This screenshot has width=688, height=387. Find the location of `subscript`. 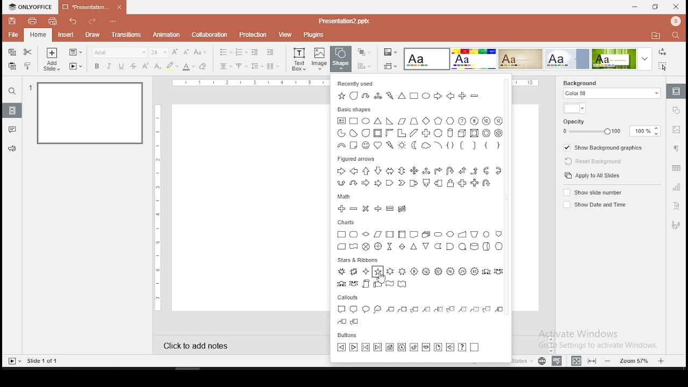

subscript is located at coordinates (157, 66).